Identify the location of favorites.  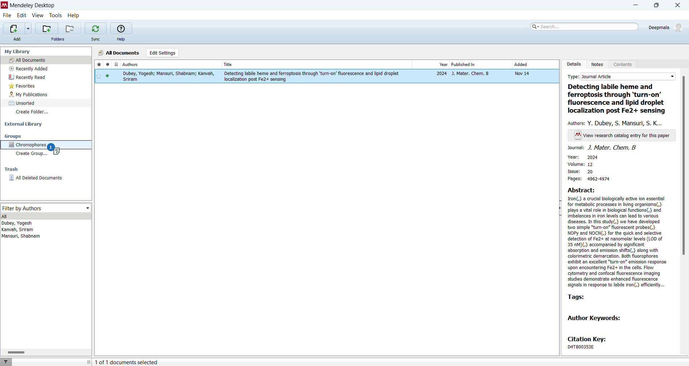
(22, 86).